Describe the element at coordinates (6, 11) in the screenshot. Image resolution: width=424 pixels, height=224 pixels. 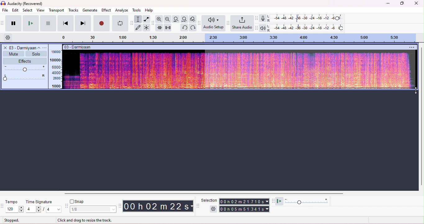
I see `file` at that location.